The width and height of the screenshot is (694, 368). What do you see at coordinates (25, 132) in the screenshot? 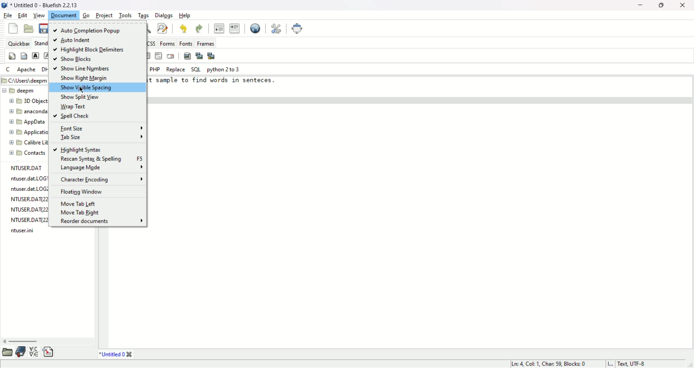
I see `Application Data` at bounding box center [25, 132].